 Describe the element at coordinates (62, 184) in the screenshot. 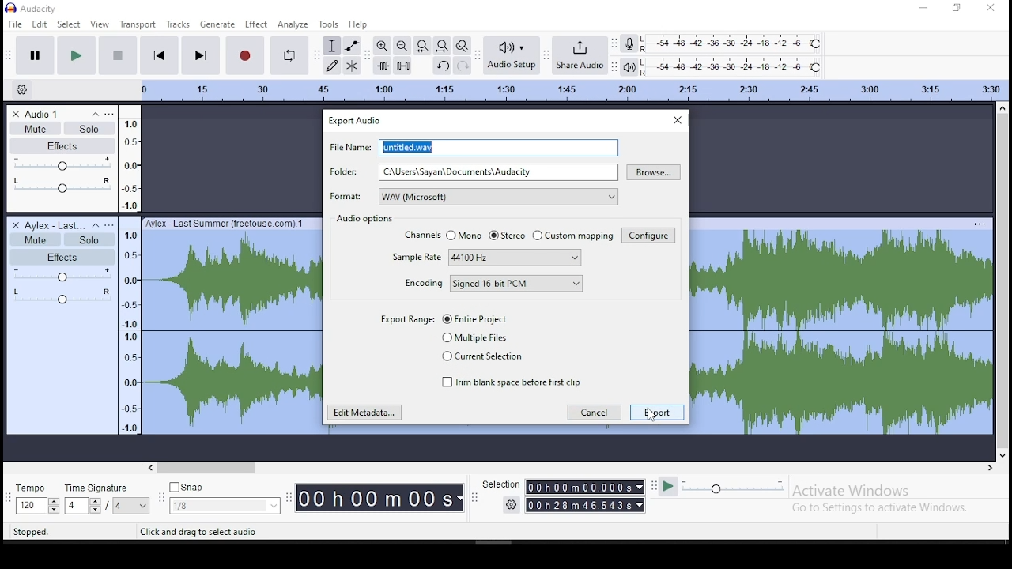

I see `pan` at that location.